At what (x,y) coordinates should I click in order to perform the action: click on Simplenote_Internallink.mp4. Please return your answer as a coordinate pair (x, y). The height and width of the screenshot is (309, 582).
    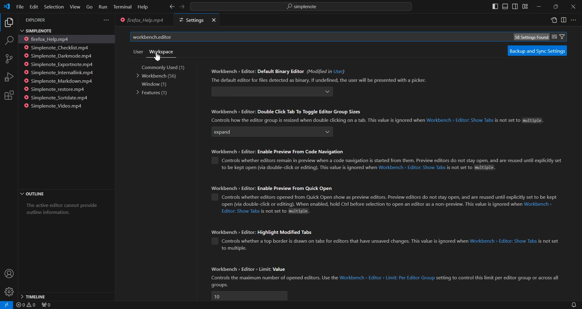
    Looking at the image, I should click on (59, 73).